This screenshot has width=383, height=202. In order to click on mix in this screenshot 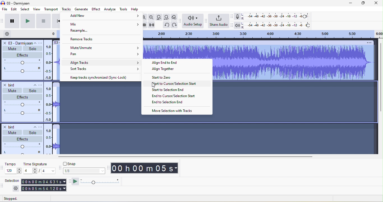, I will do `click(101, 24)`.